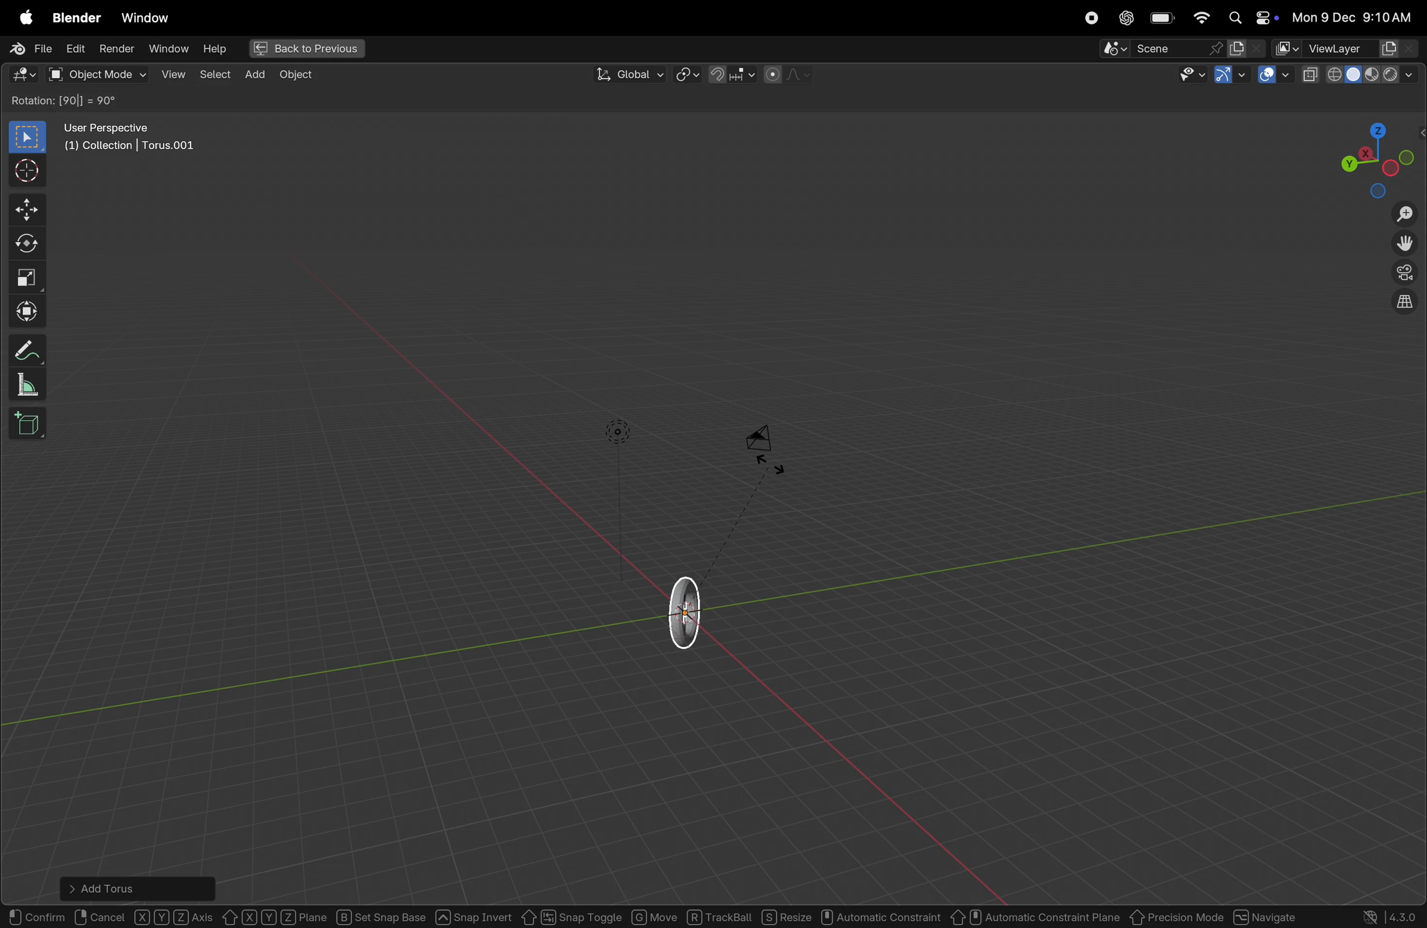  What do you see at coordinates (1402, 244) in the screenshot?
I see `move the view` at bounding box center [1402, 244].